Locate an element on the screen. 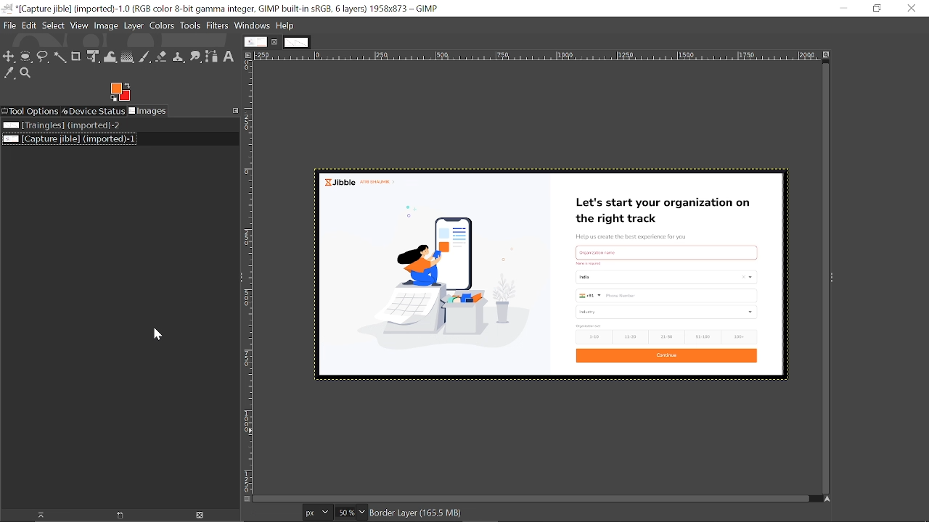  Continue is located at coordinates (668, 356).